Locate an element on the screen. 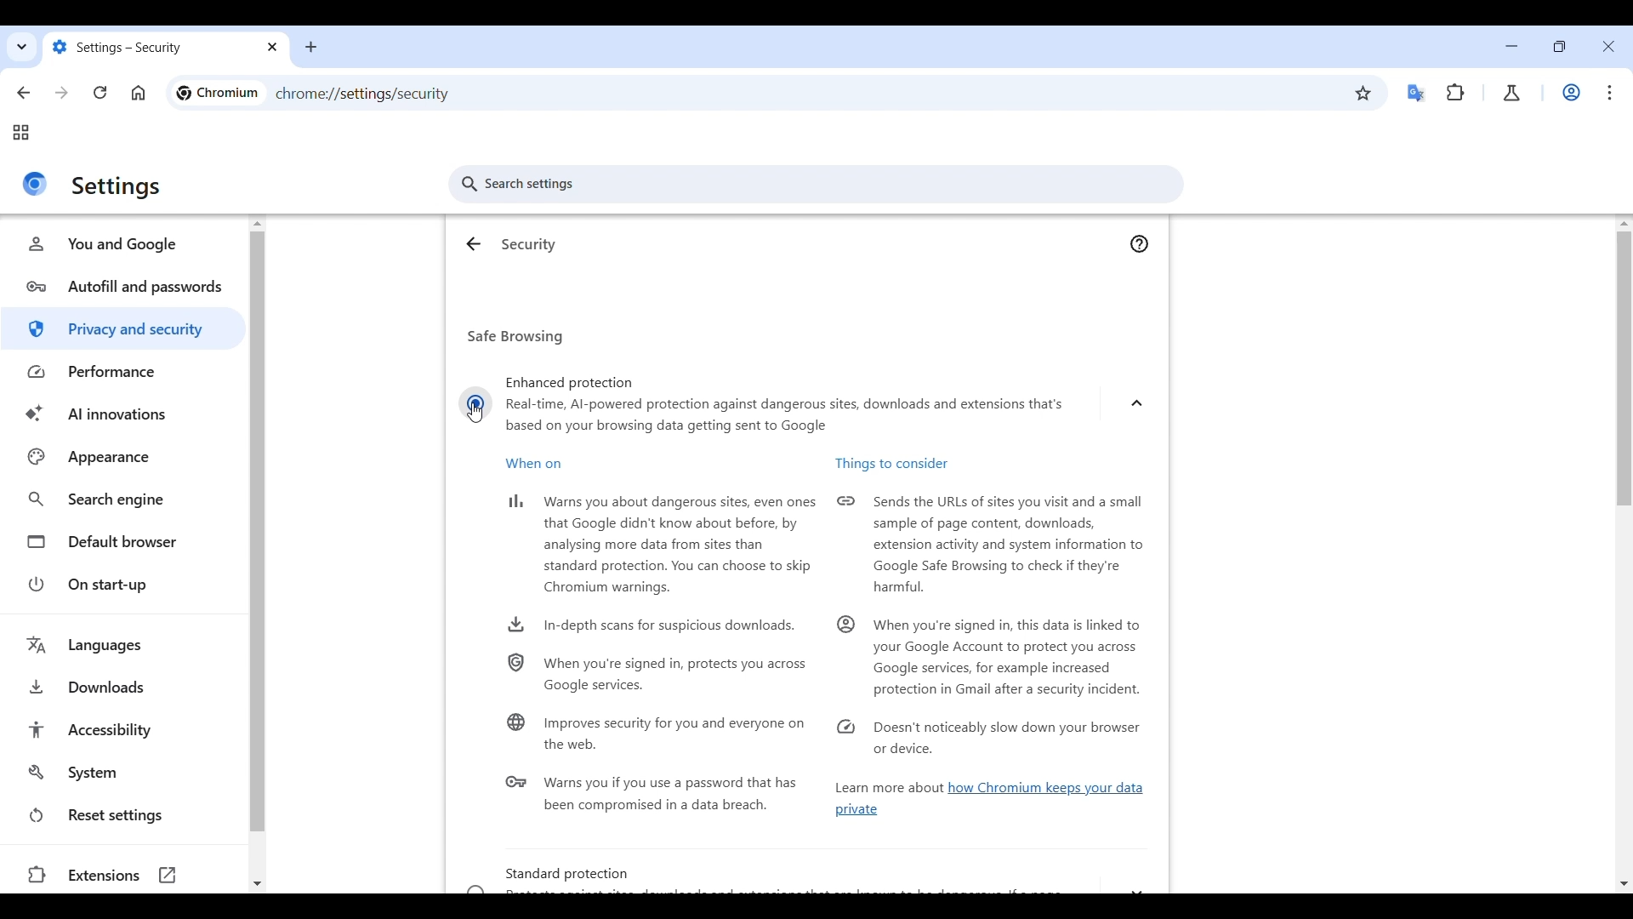 The height and width of the screenshot is (919, 1633). settings is located at coordinates (117, 187).